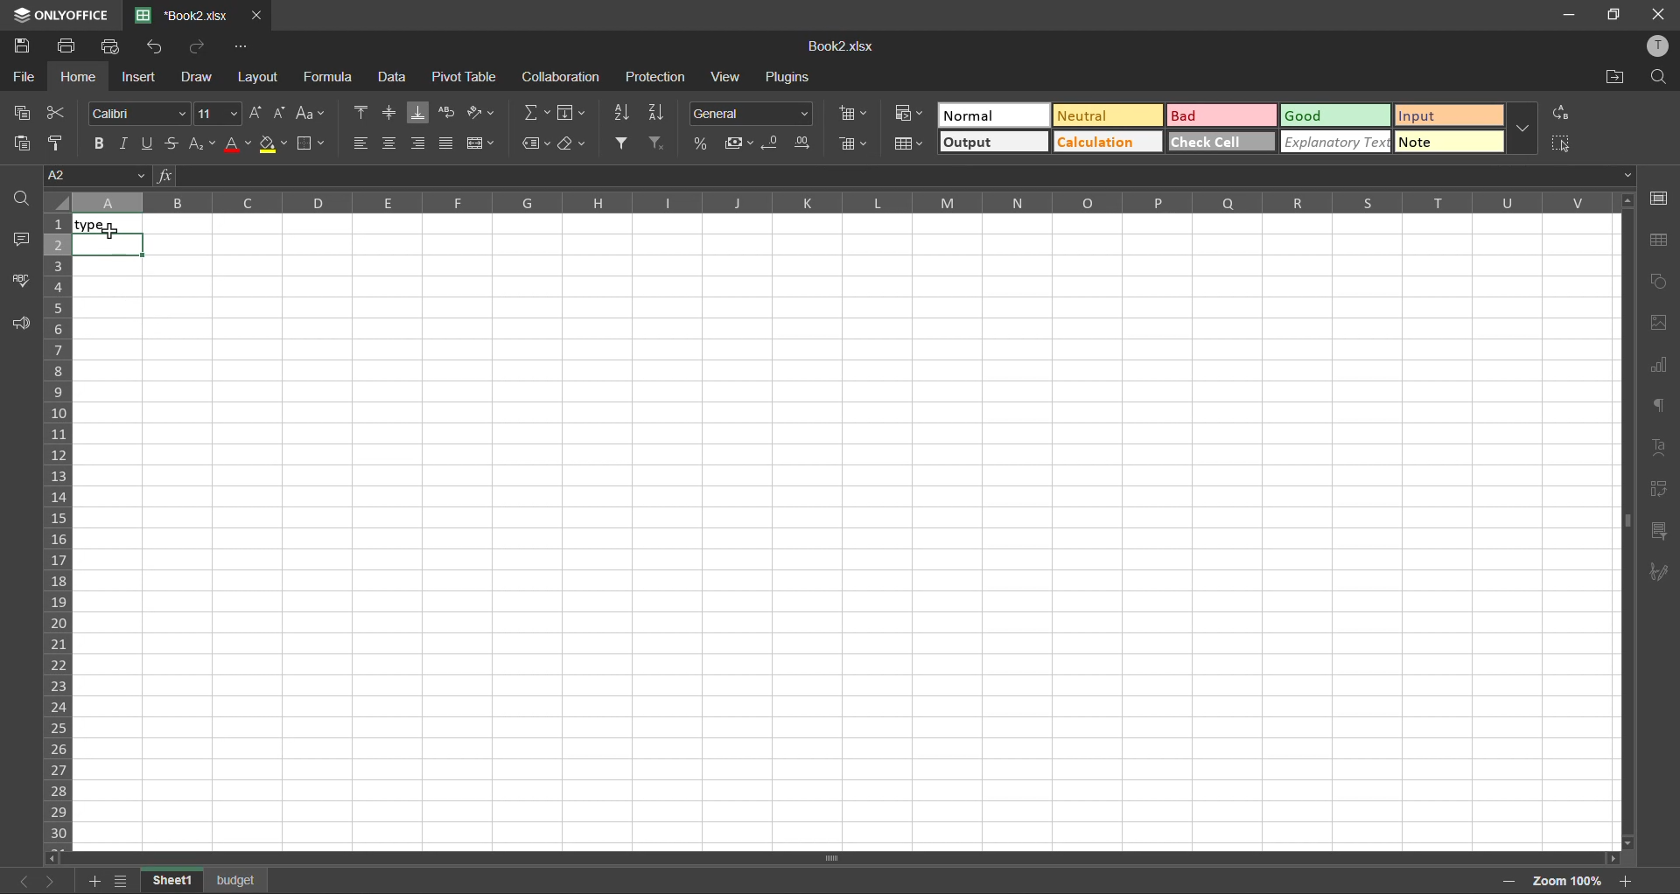  What do you see at coordinates (272, 144) in the screenshot?
I see `fill color` at bounding box center [272, 144].